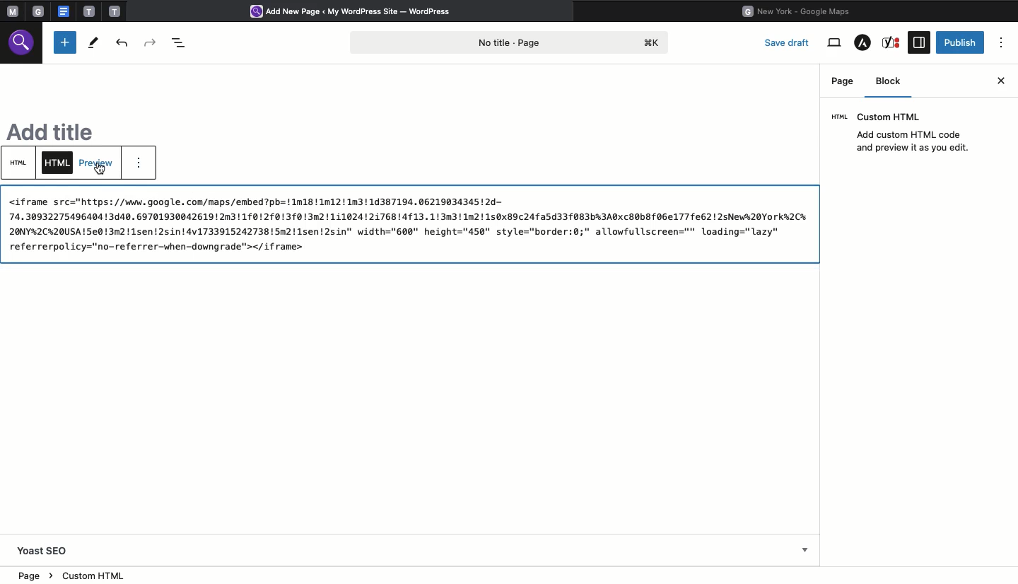 The height and width of the screenshot is (584, 1018). Describe the element at coordinates (179, 41) in the screenshot. I see `Document overview` at that location.